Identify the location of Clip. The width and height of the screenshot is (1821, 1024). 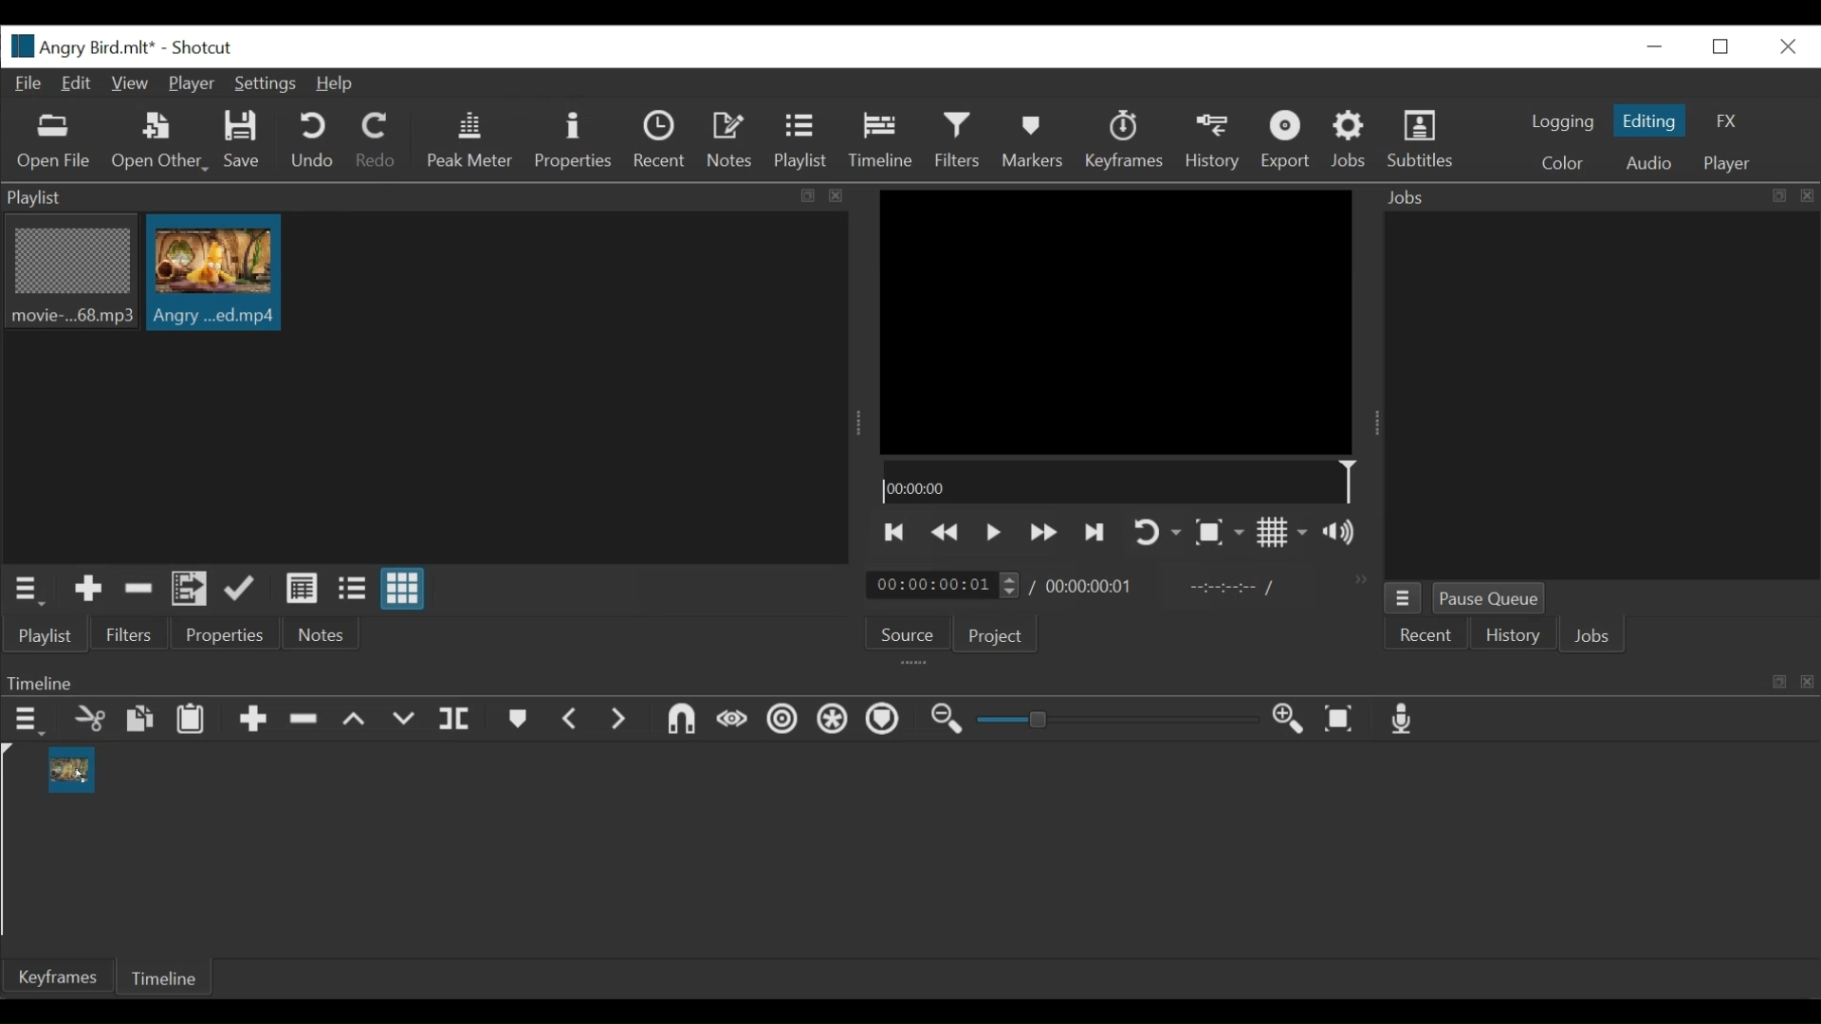
(69, 274).